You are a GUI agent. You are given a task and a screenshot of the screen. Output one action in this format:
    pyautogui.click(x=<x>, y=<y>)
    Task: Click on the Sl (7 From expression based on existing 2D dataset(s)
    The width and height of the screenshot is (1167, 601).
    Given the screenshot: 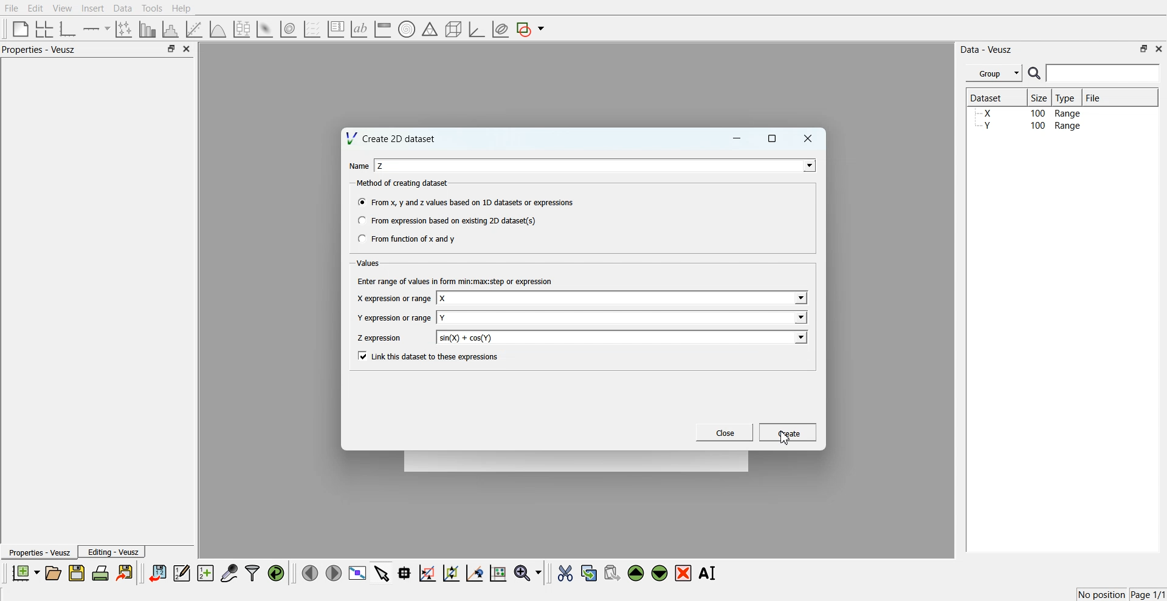 What is the action you would take?
    pyautogui.click(x=446, y=220)
    